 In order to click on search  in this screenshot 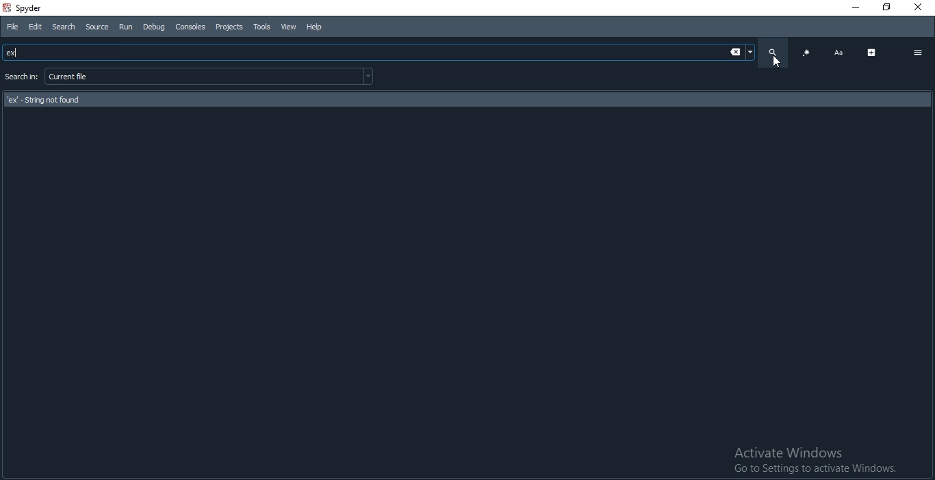, I will do `click(770, 52)`.